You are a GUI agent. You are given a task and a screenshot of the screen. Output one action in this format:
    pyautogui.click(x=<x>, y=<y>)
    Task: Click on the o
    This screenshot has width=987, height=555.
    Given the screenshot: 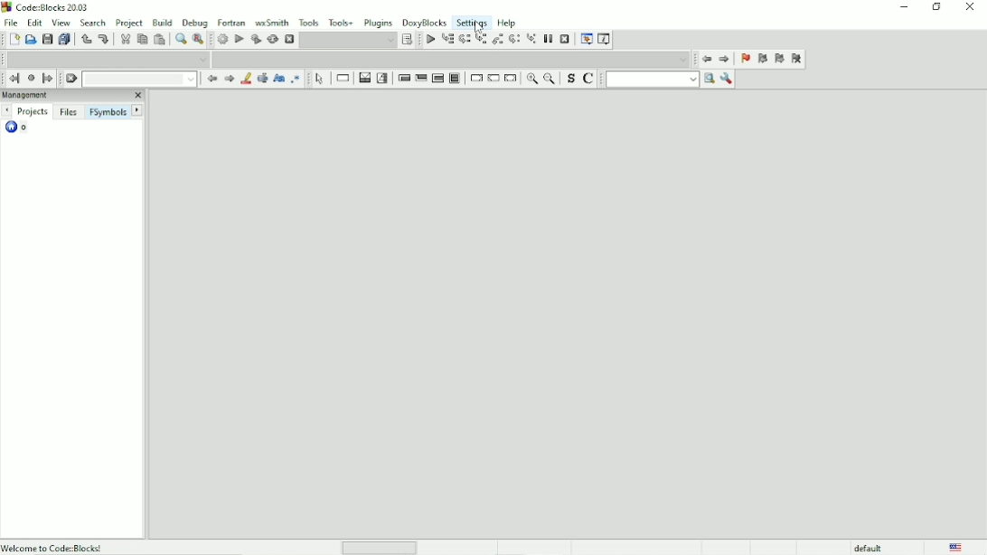 What is the action you would take?
    pyautogui.click(x=24, y=128)
    